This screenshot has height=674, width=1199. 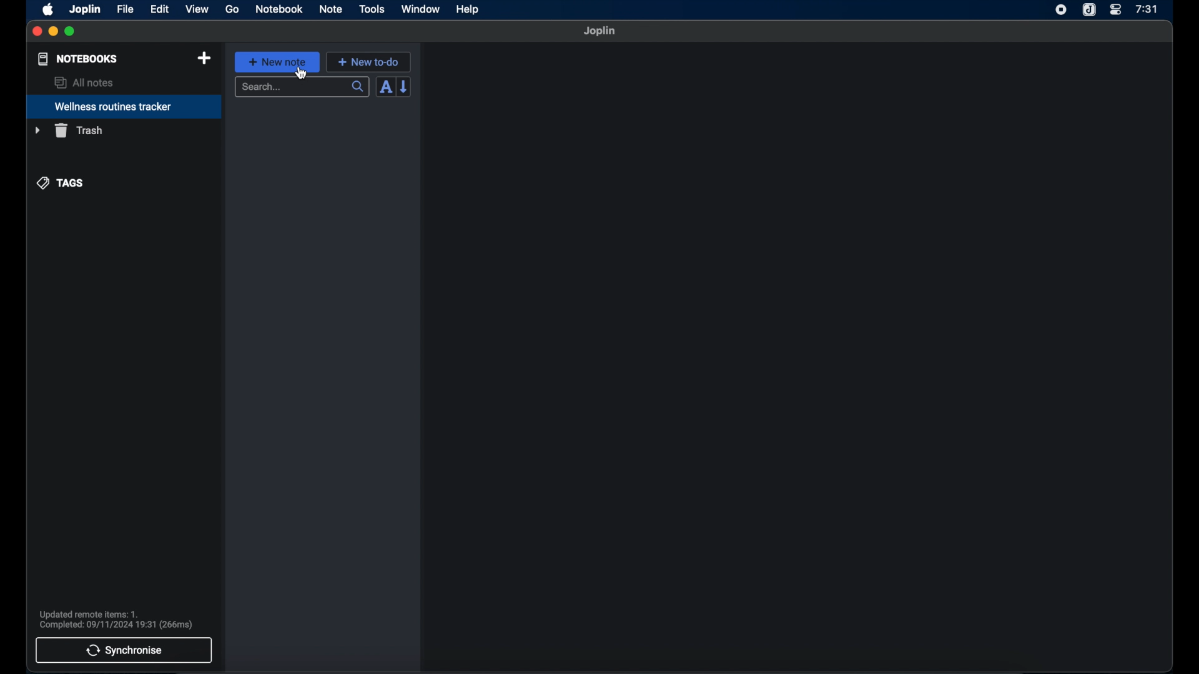 What do you see at coordinates (1090, 10) in the screenshot?
I see `joplin icon` at bounding box center [1090, 10].